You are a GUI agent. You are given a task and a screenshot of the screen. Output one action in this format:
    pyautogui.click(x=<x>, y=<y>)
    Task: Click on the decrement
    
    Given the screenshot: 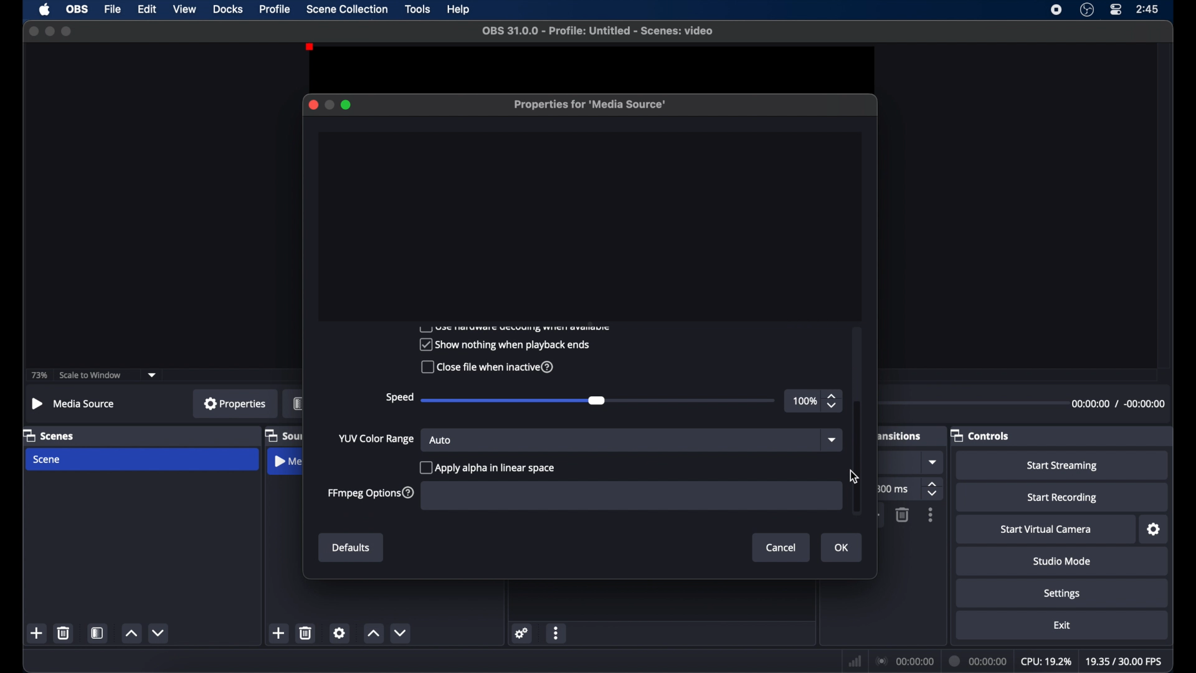 What is the action you would take?
    pyautogui.click(x=403, y=633)
    